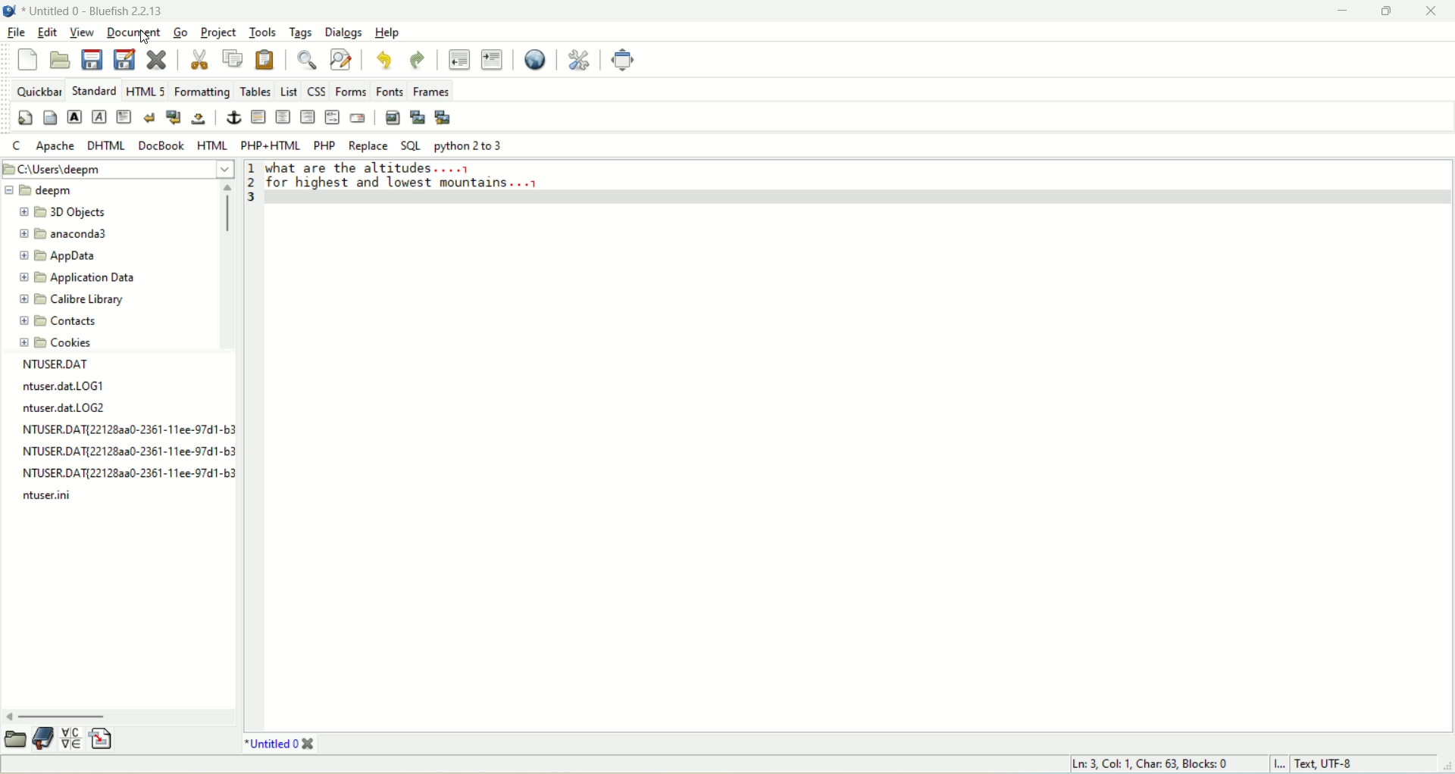 This screenshot has height=774, width=1455. I want to click on appdata, so click(67, 257).